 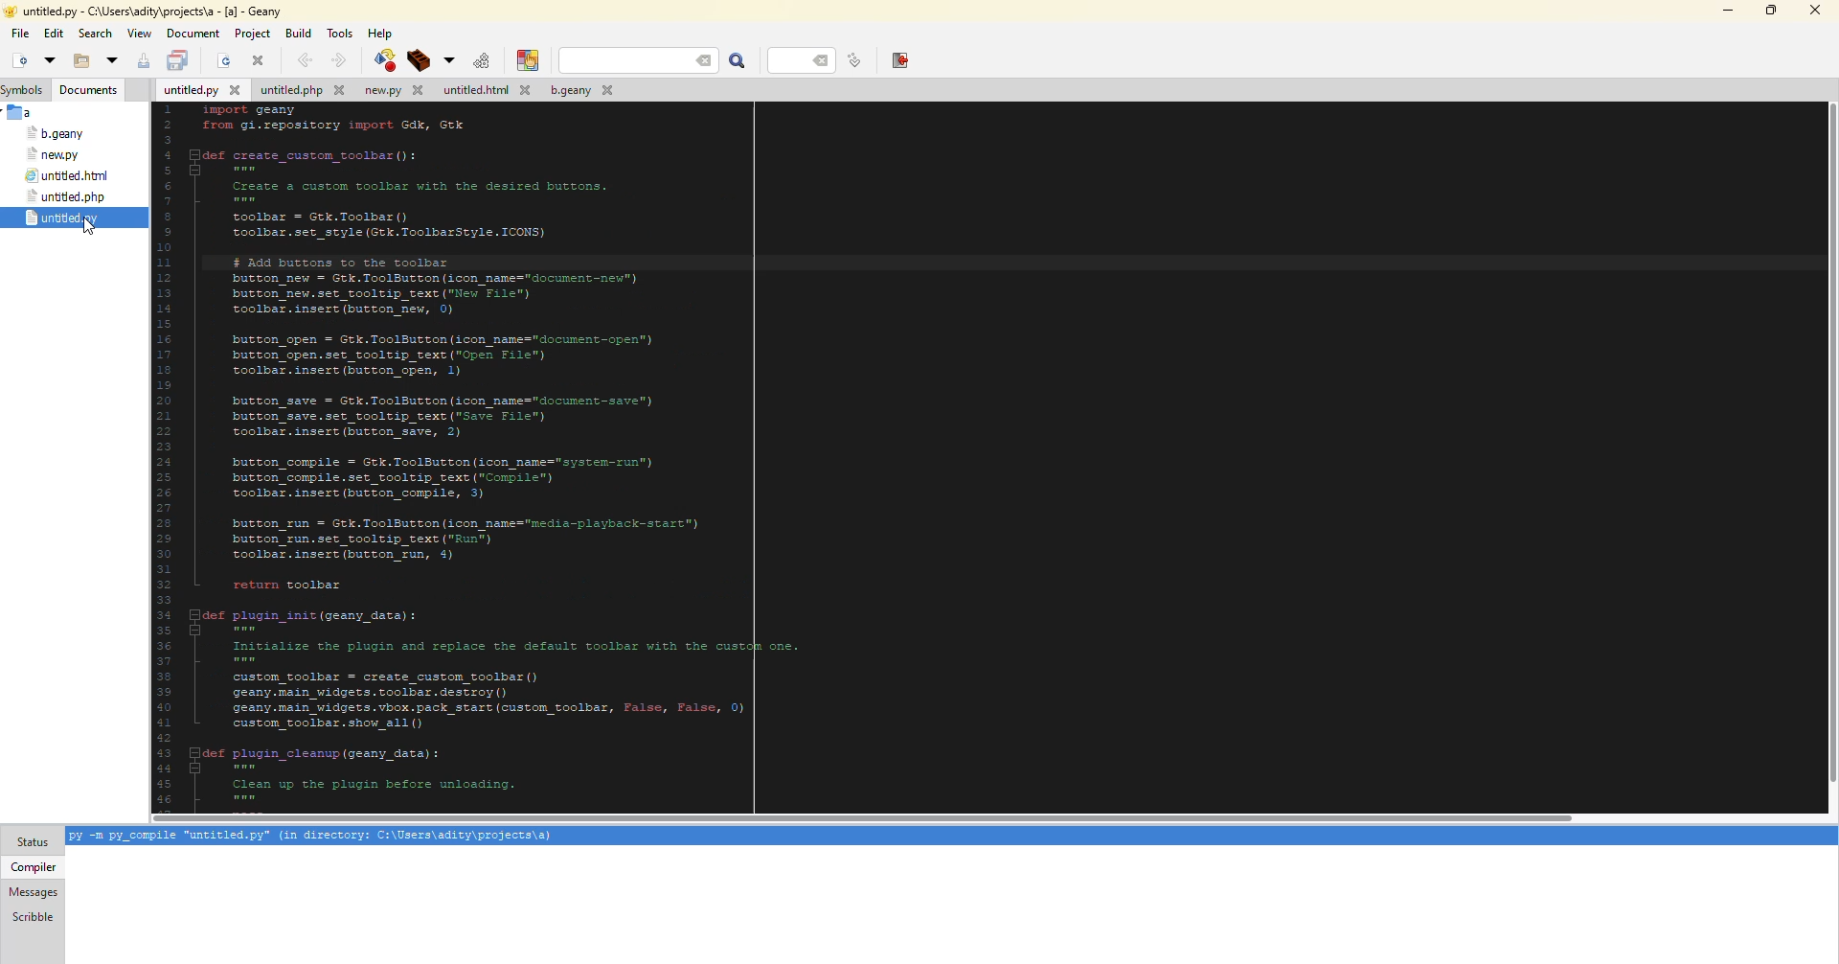 I want to click on back, so click(x=306, y=58).